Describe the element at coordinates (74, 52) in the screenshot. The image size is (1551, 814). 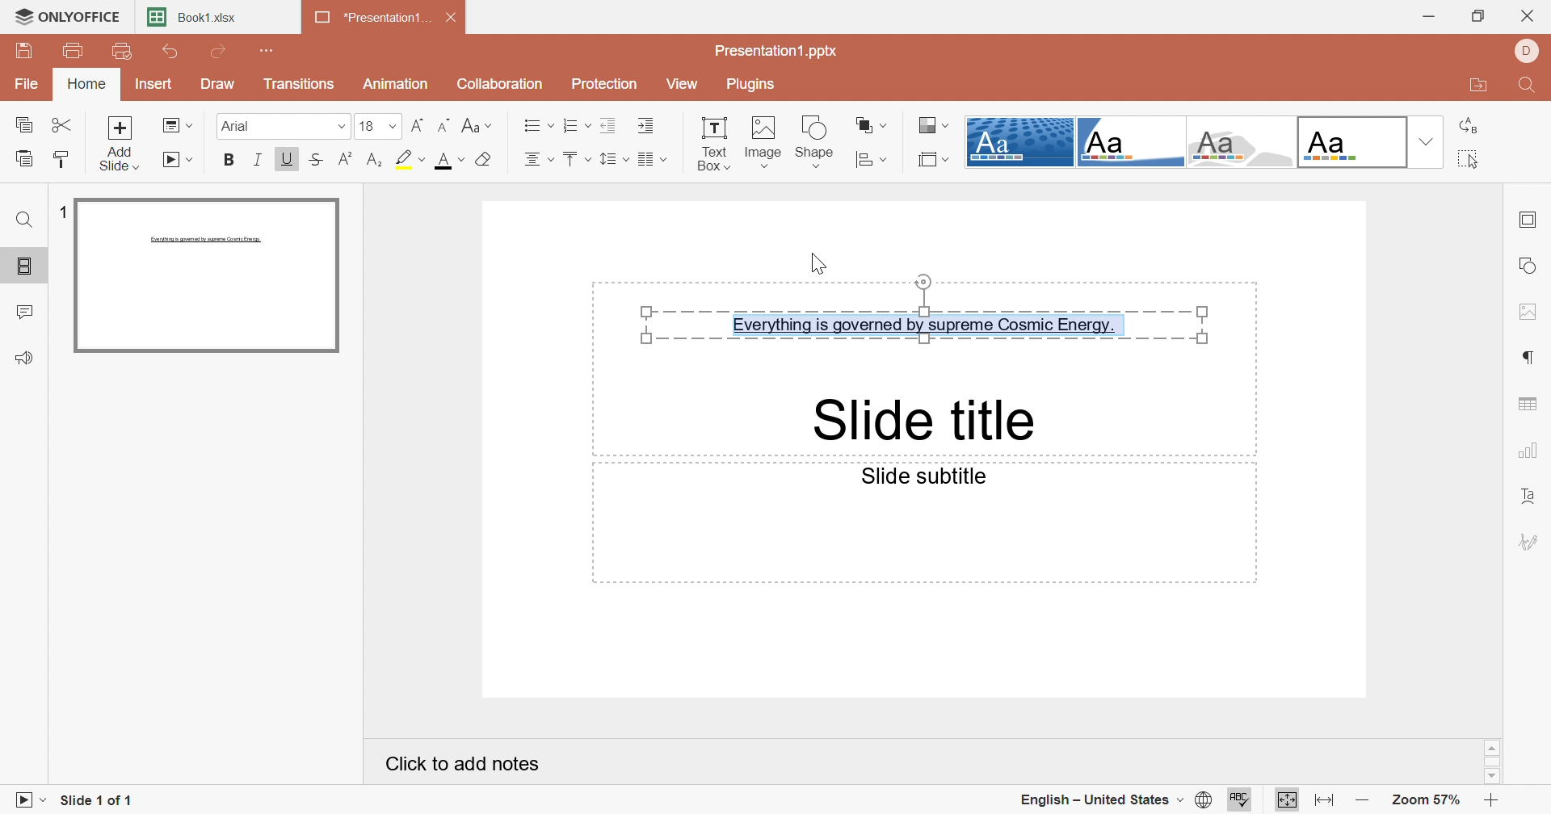
I see `Print` at that location.